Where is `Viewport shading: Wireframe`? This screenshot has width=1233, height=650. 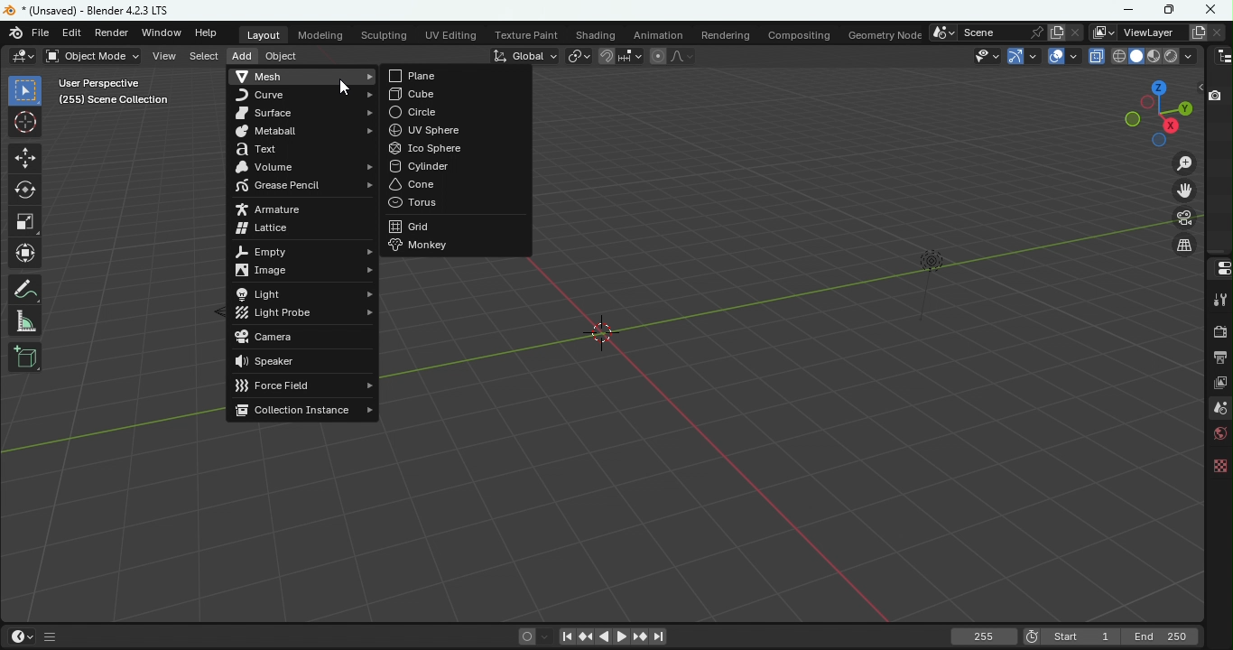 Viewport shading: Wireframe is located at coordinates (1118, 55).